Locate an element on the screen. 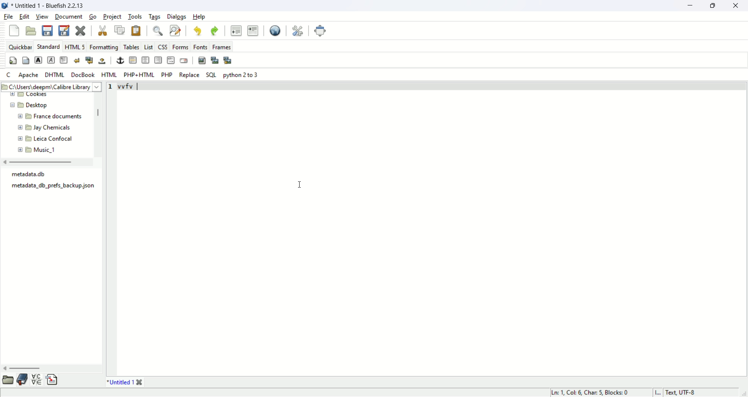  quick settings is located at coordinates (14, 60).